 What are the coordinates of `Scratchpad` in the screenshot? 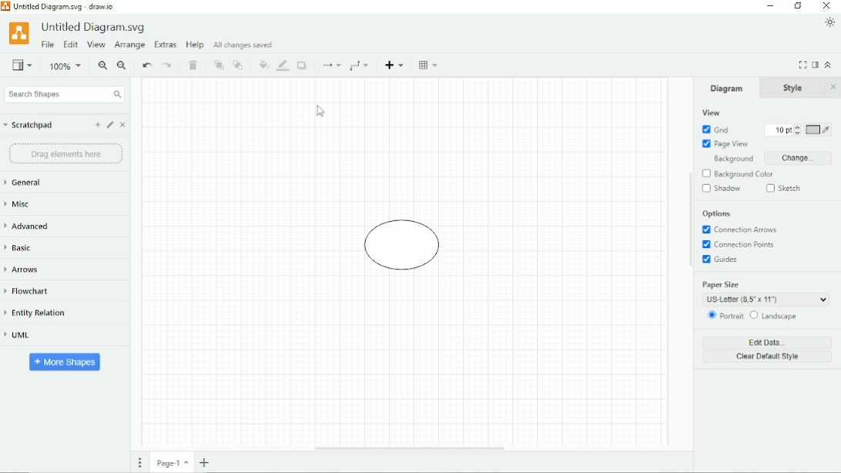 It's located at (28, 126).